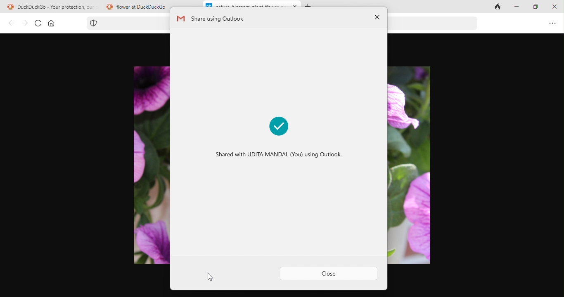 This screenshot has height=297, width=564. What do you see at coordinates (24, 23) in the screenshot?
I see `forward` at bounding box center [24, 23].